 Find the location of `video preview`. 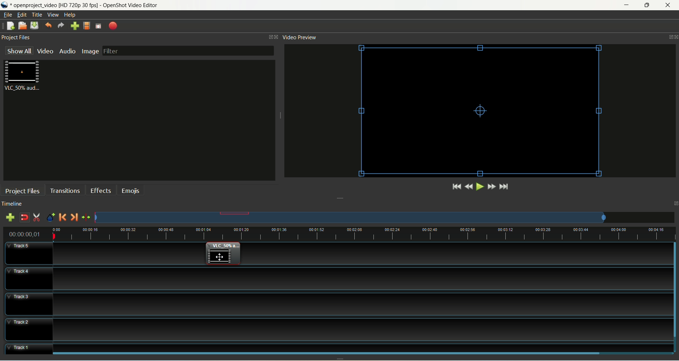

video preview is located at coordinates (301, 38).